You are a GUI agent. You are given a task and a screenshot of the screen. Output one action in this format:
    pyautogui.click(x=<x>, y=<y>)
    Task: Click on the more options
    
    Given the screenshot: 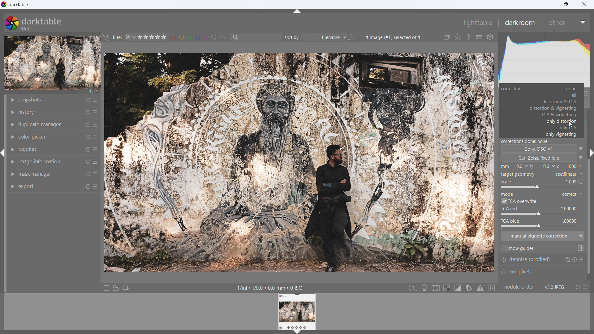 What is the action you would take?
    pyautogui.click(x=96, y=100)
    